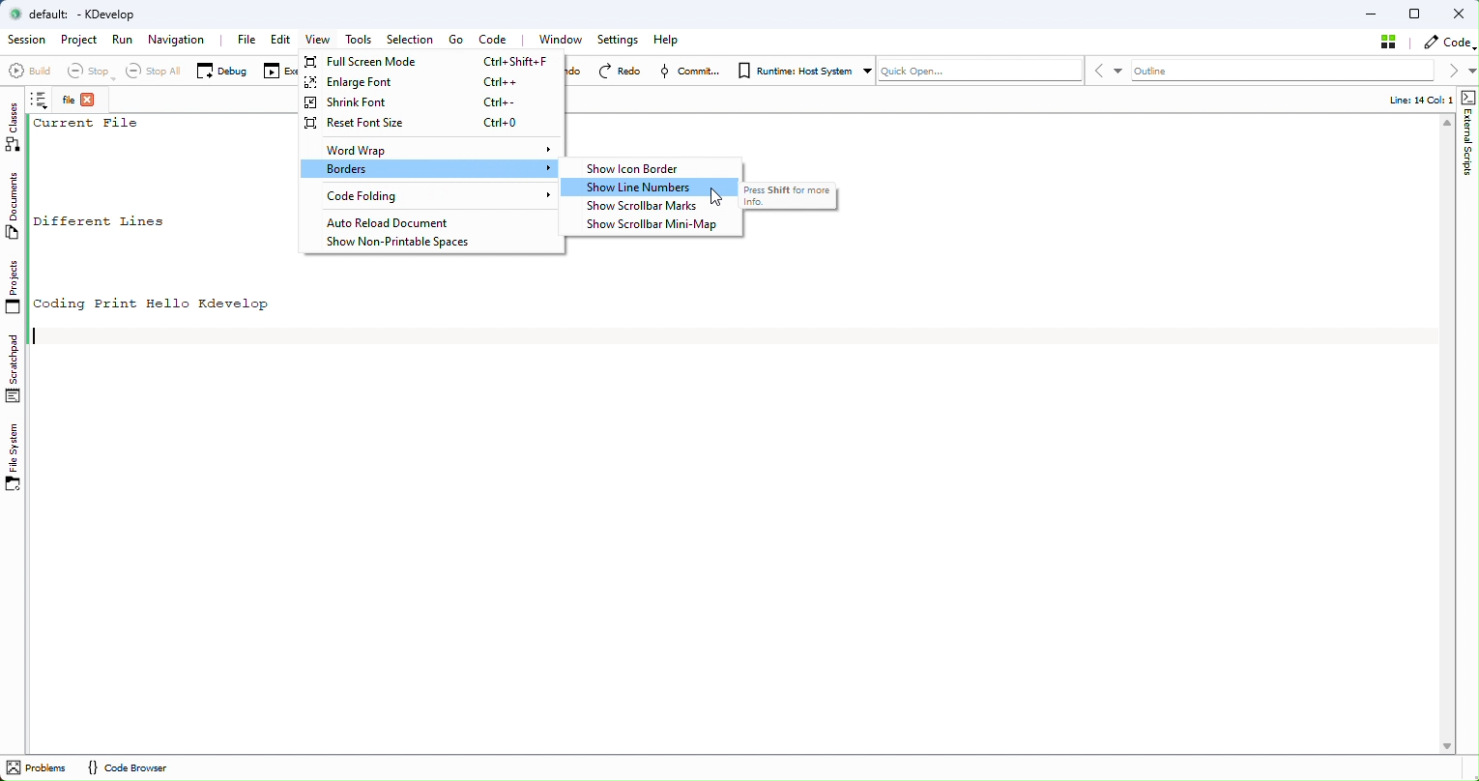 Image resolution: width=1479 pixels, height=781 pixels. Describe the element at coordinates (801, 69) in the screenshot. I see `Runtime` at that location.